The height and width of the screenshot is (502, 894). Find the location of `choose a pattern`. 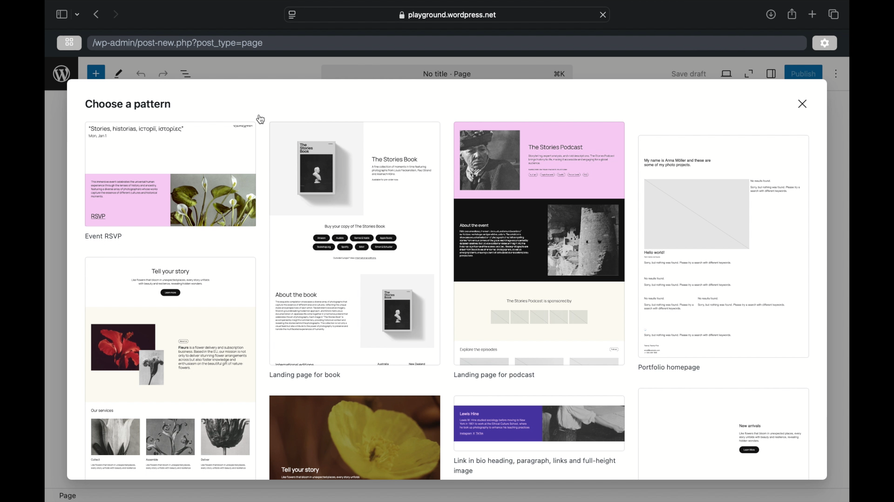

choose a pattern is located at coordinates (129, 104).